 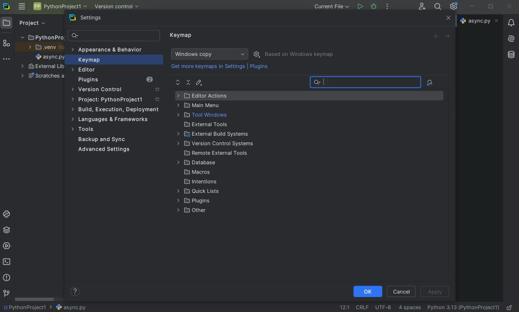 What do you see at coordinates (7, 22) in the screenshot?
I see `project icon` at bounding box center [7, 22].